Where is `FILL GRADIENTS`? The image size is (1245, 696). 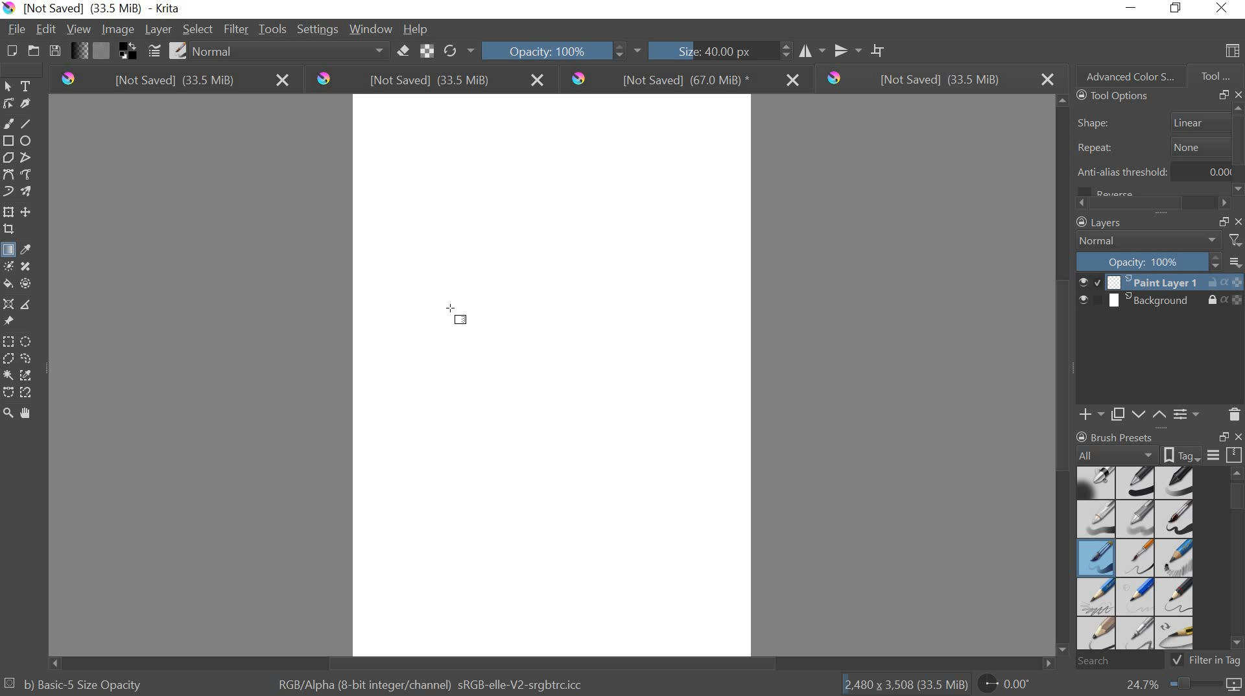
FILL GRADIENTS is located at coordinates (81, 52).